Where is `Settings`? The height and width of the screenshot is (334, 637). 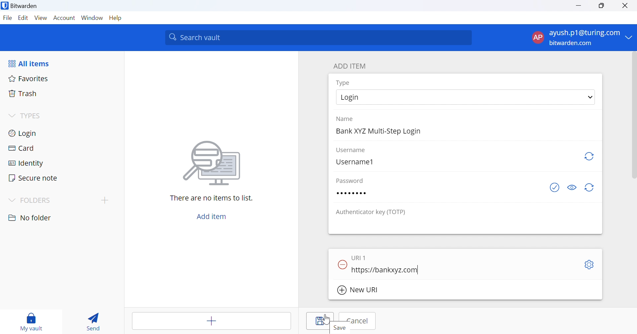 Settings is located at coordinates (590, 264).